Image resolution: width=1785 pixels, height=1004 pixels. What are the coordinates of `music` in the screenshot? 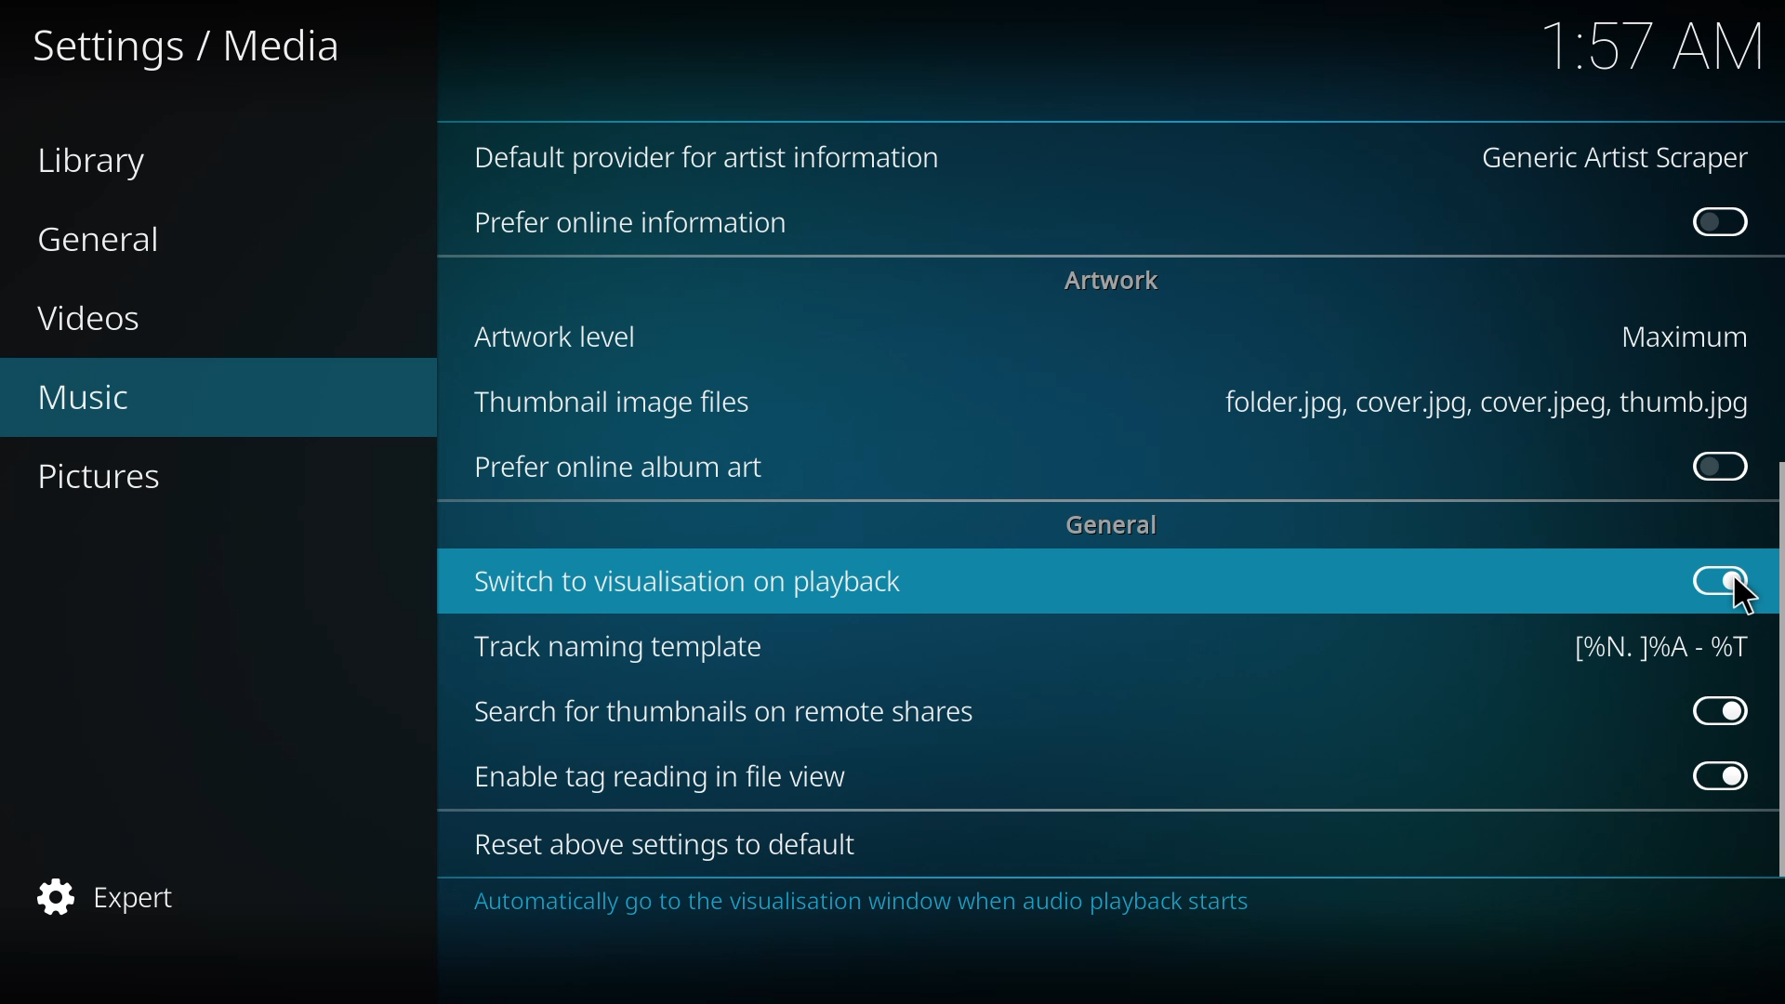 It's located at (84, 399).